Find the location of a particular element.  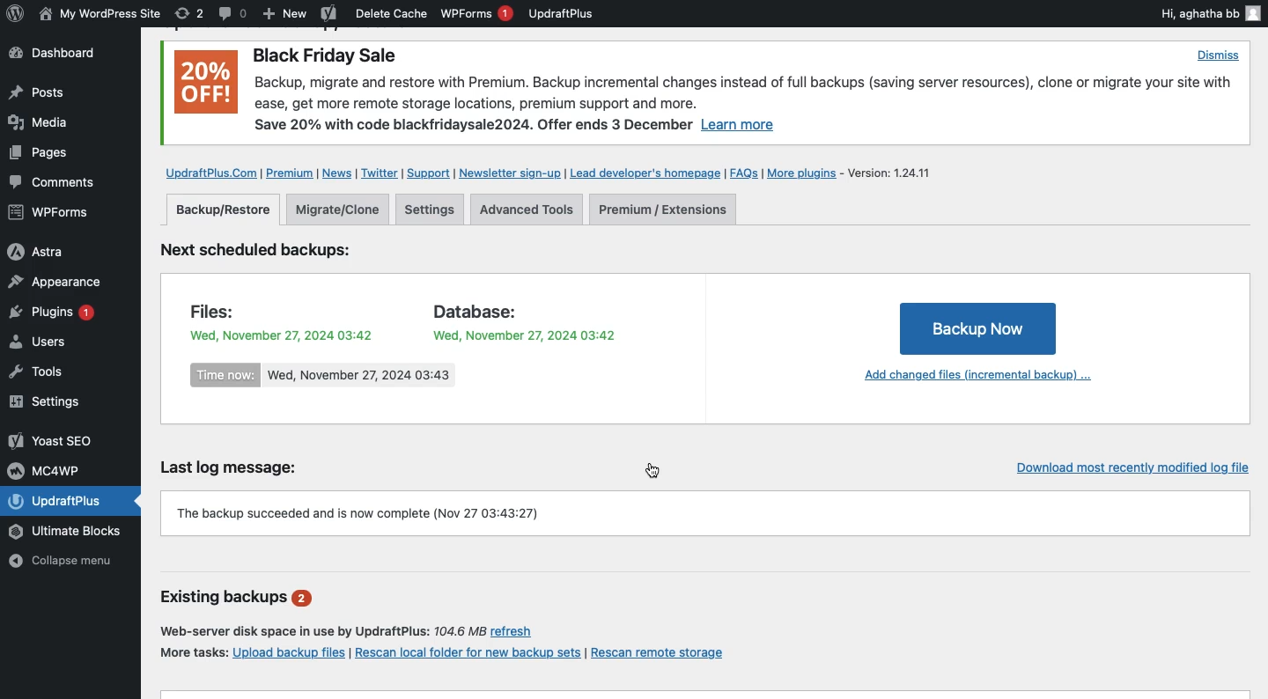

Backup/Restore is located at coordinates (225, 210).